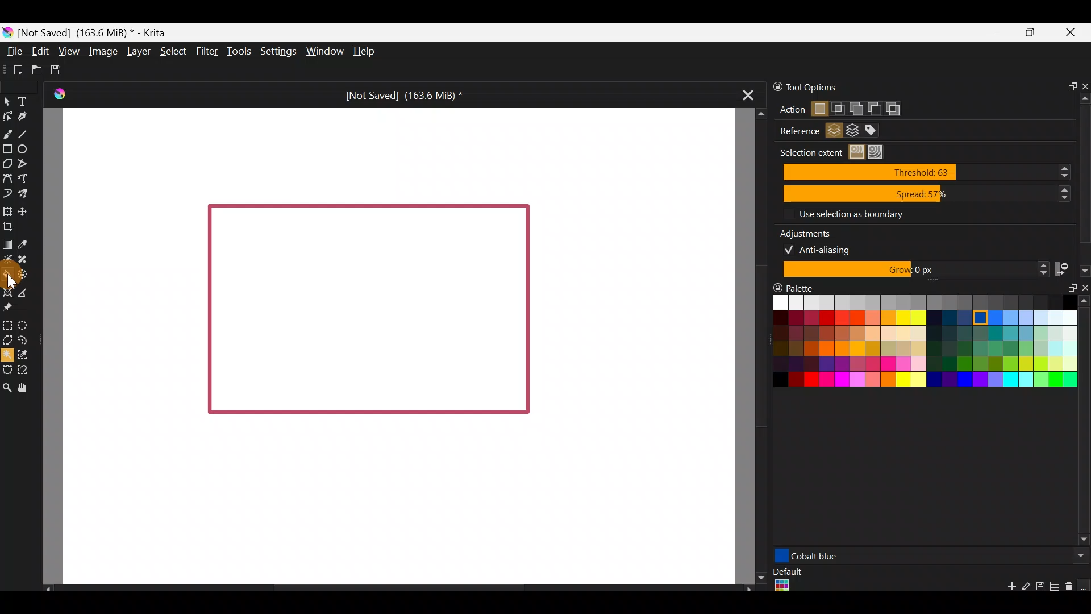 This screenshot has height=614, width=1091. What do you see at coordinates (24, 339) in the screenshot?
I see `Freehand selection tool` at bounding box center [24, 339].